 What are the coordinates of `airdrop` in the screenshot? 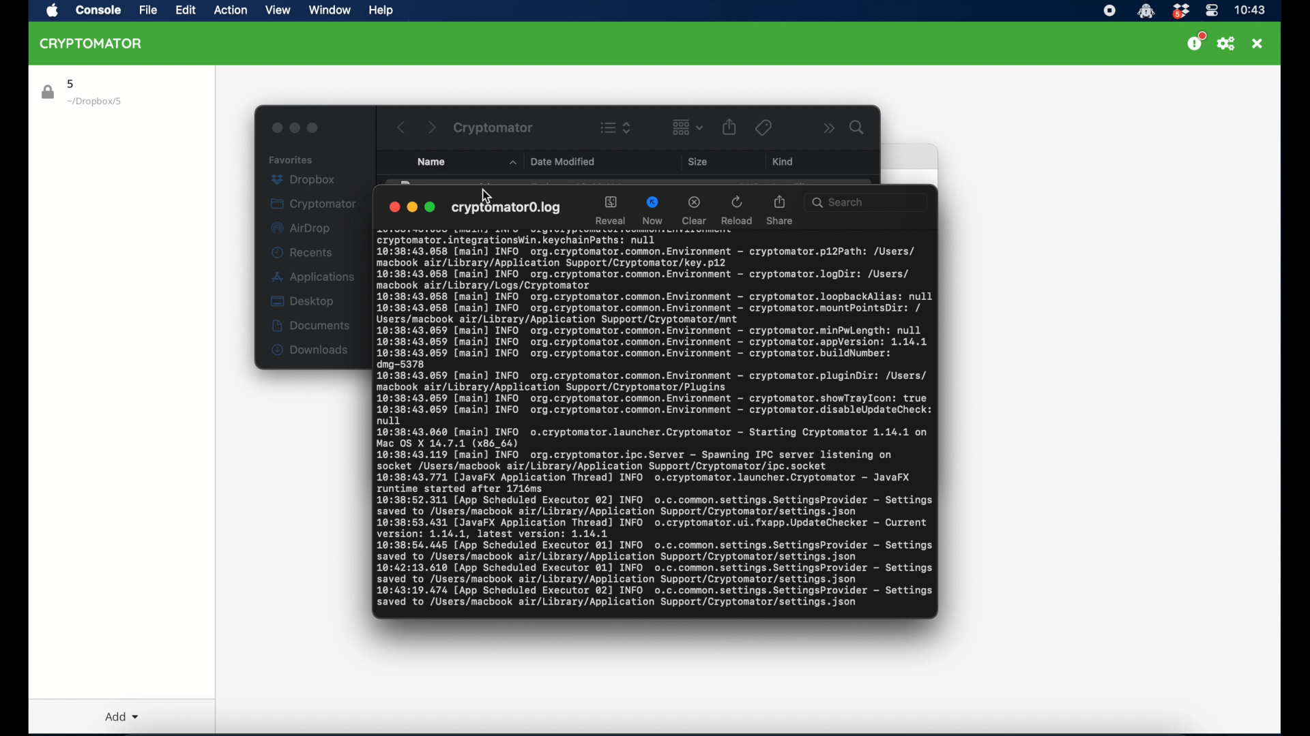 It's located at (300, 228).